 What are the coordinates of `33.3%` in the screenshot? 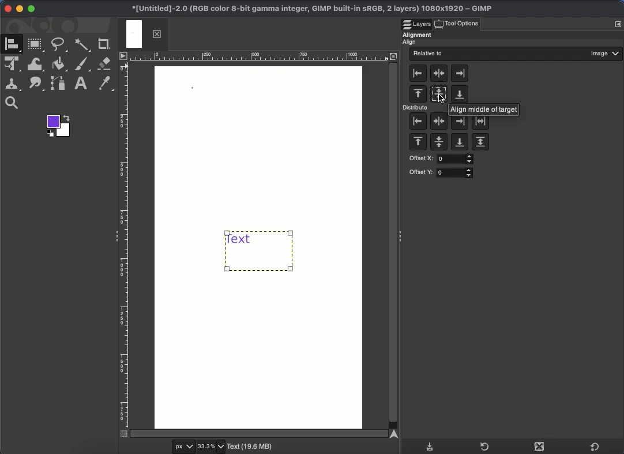 It's located at (212, 447).